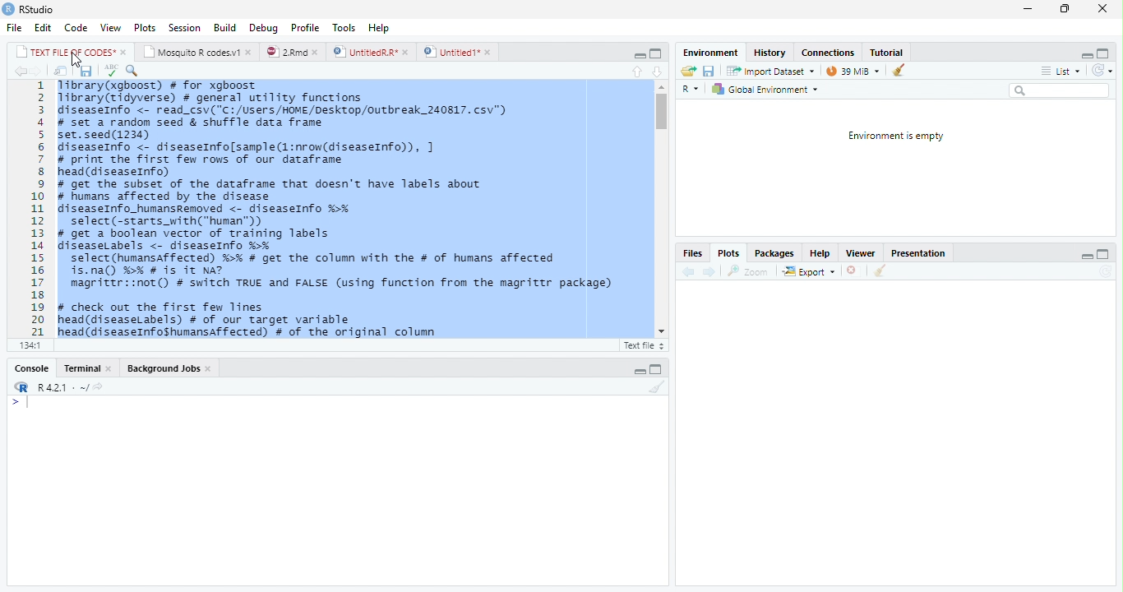 Image resolution: width=1123 pixels, height=592 pixels. What do you see at coordinates (58, 71) in the screenshot?
I see `Show in new window` at bounding box center [58, 71].